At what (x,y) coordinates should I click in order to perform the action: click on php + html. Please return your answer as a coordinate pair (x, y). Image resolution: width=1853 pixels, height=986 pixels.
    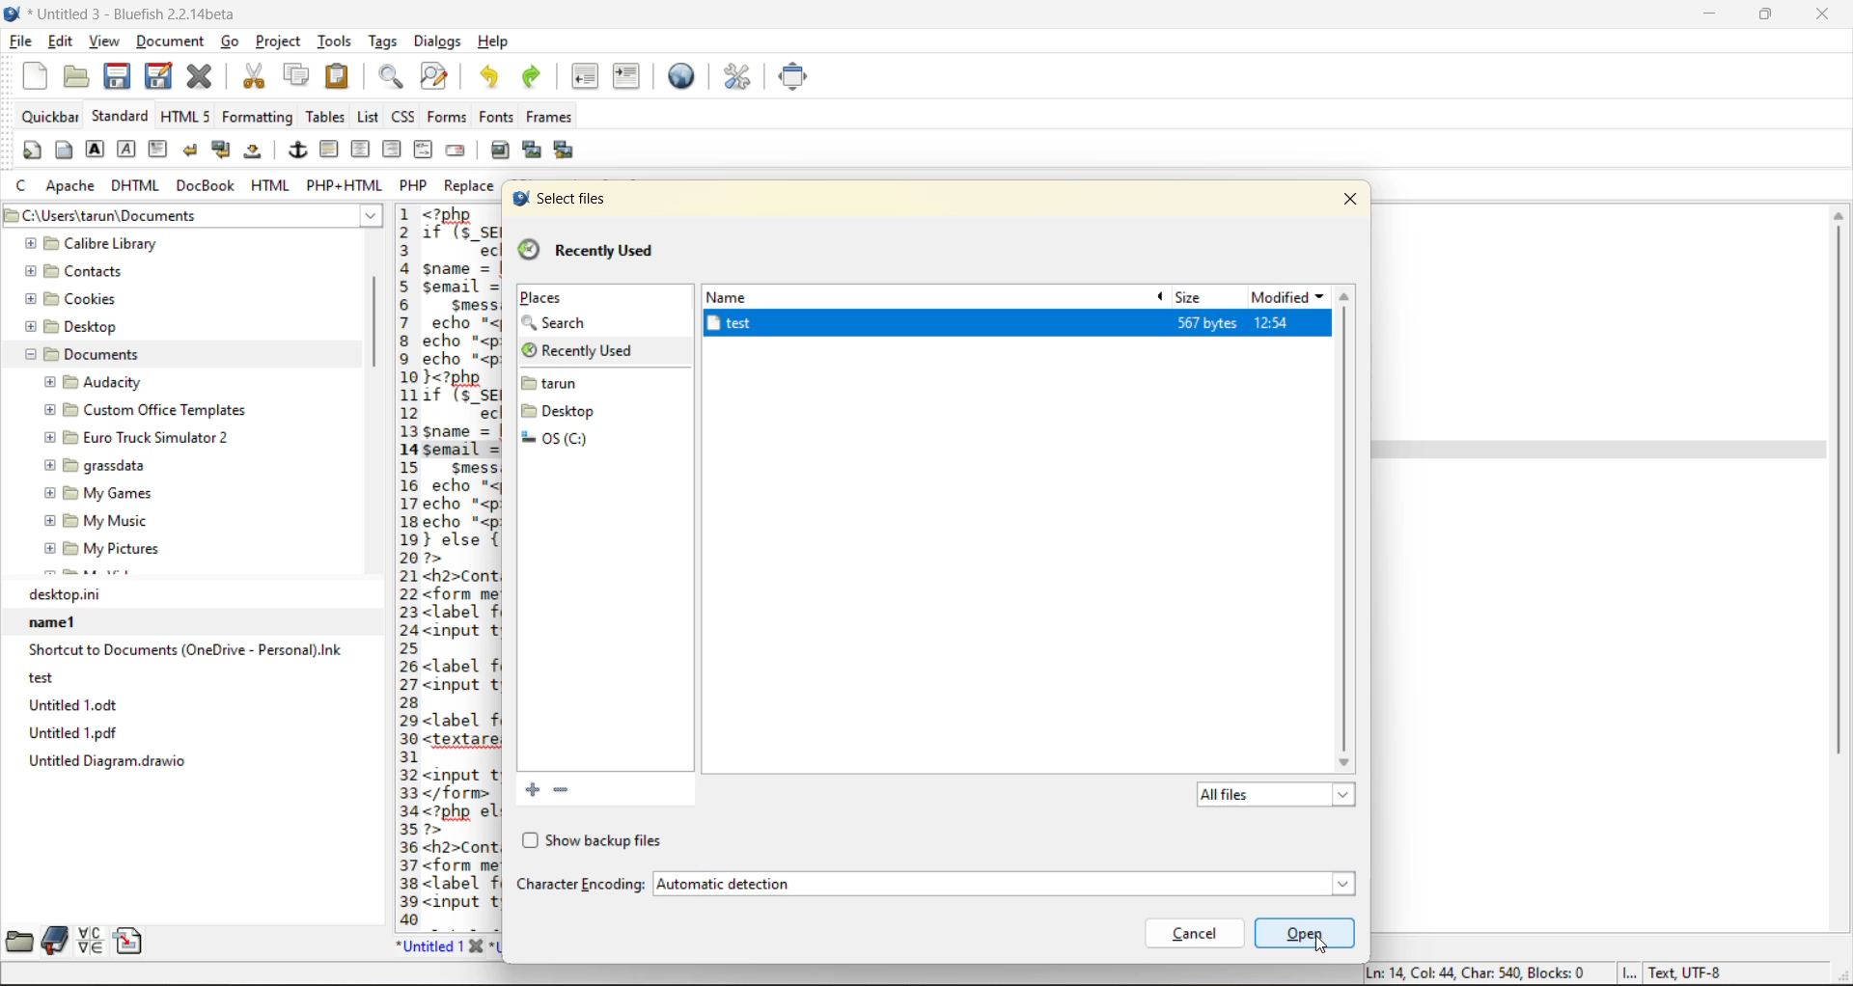
    Looking at the image, I should click on (346, 188).